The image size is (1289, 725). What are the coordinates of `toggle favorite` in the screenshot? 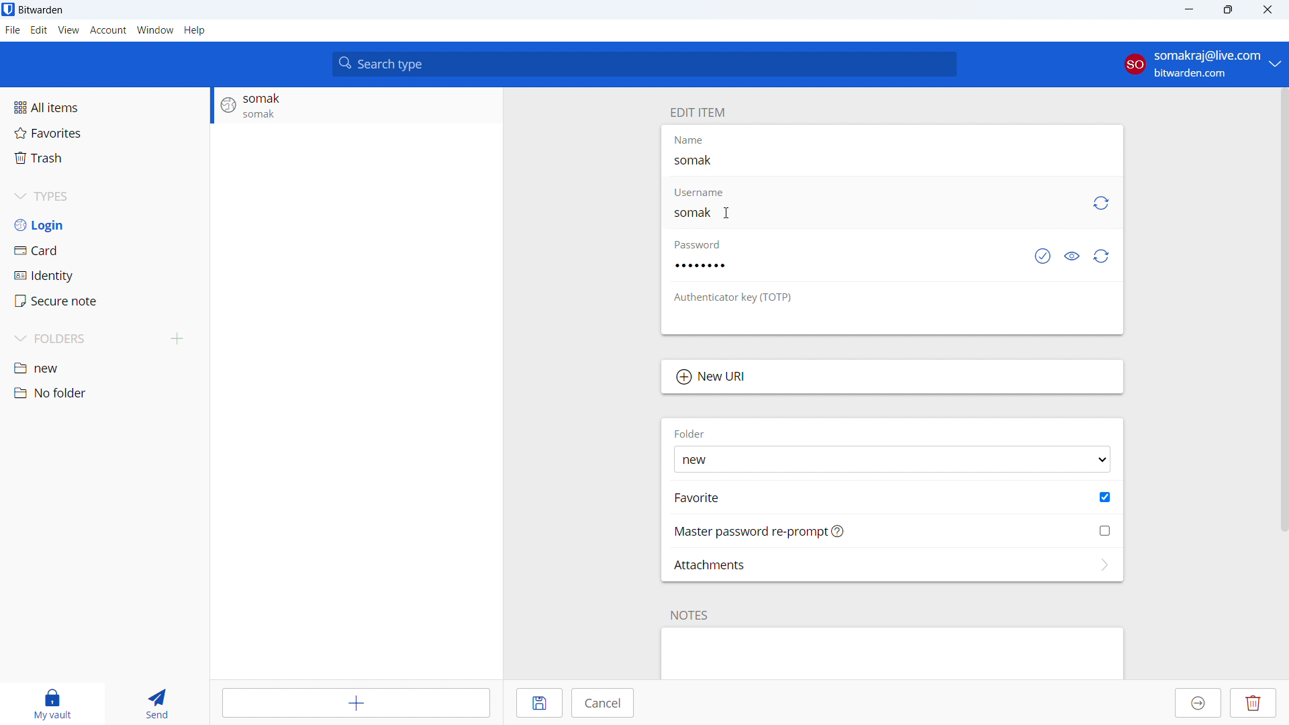 It's located at (1105, 497).